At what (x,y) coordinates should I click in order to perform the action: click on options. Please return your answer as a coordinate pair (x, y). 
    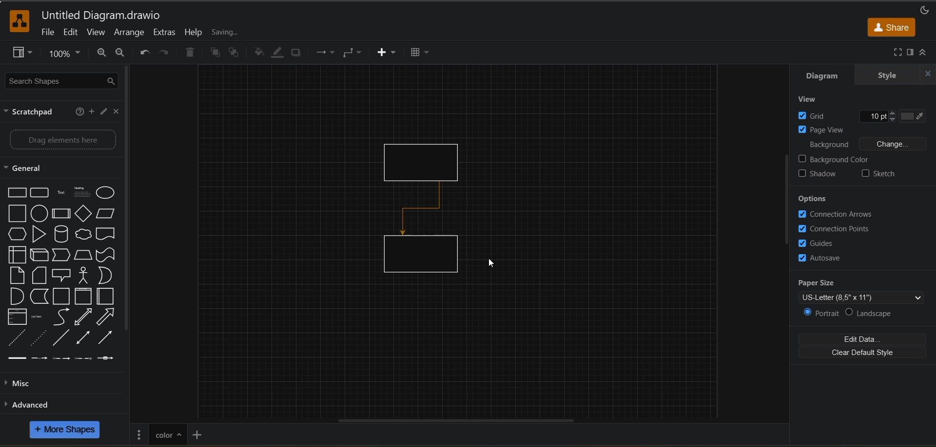
    Looking at the image, I should click on (814, 200).